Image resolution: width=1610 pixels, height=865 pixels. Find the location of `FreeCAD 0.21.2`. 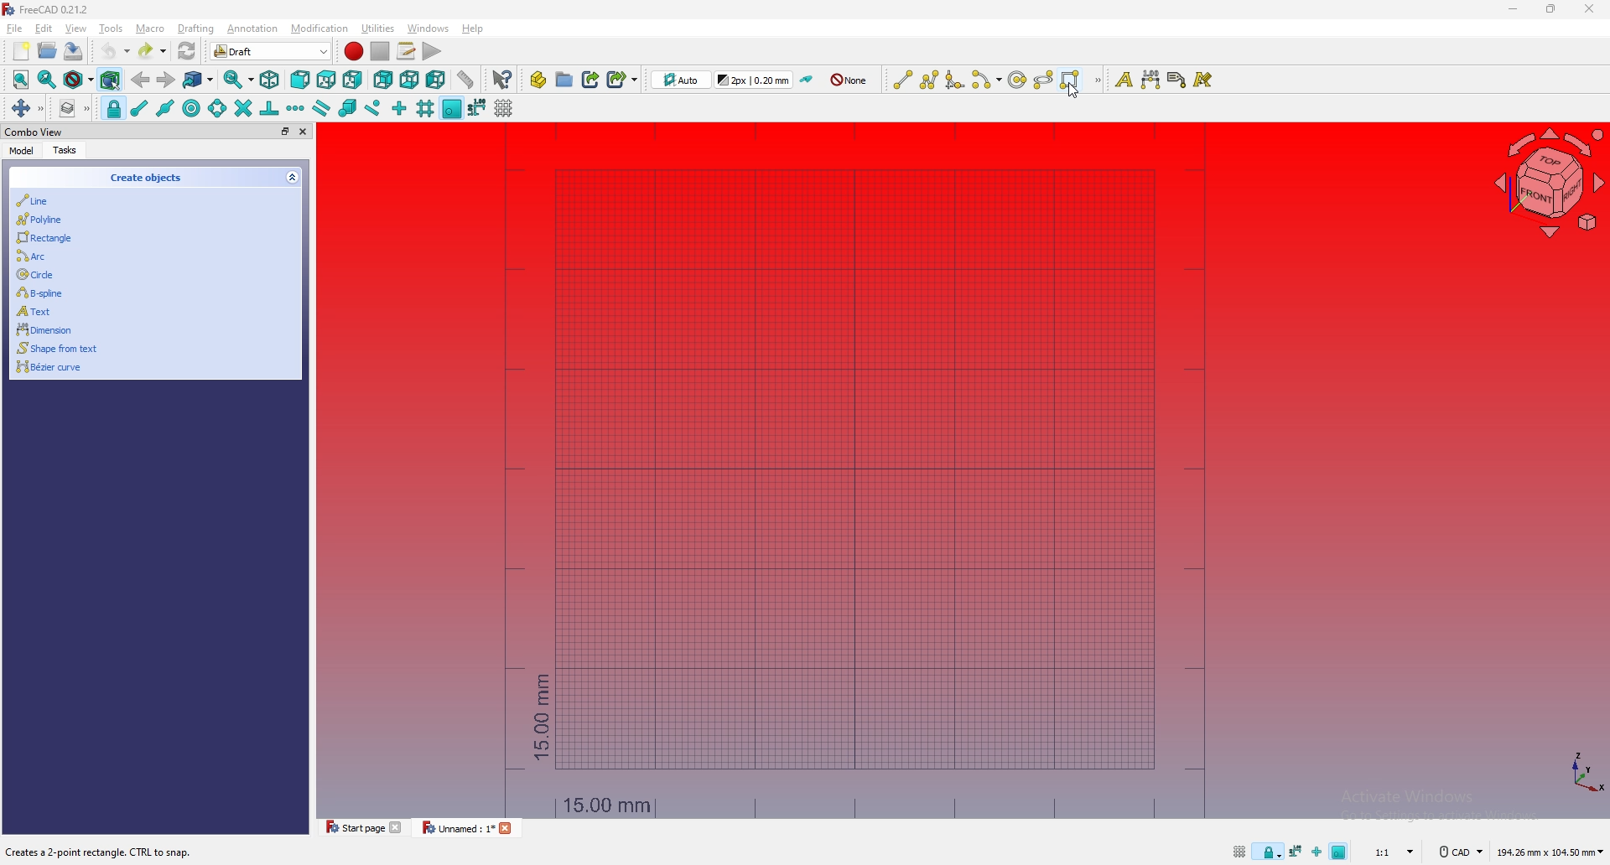

FreeCAD 0.21.2 is located at coordinates (48, 8).